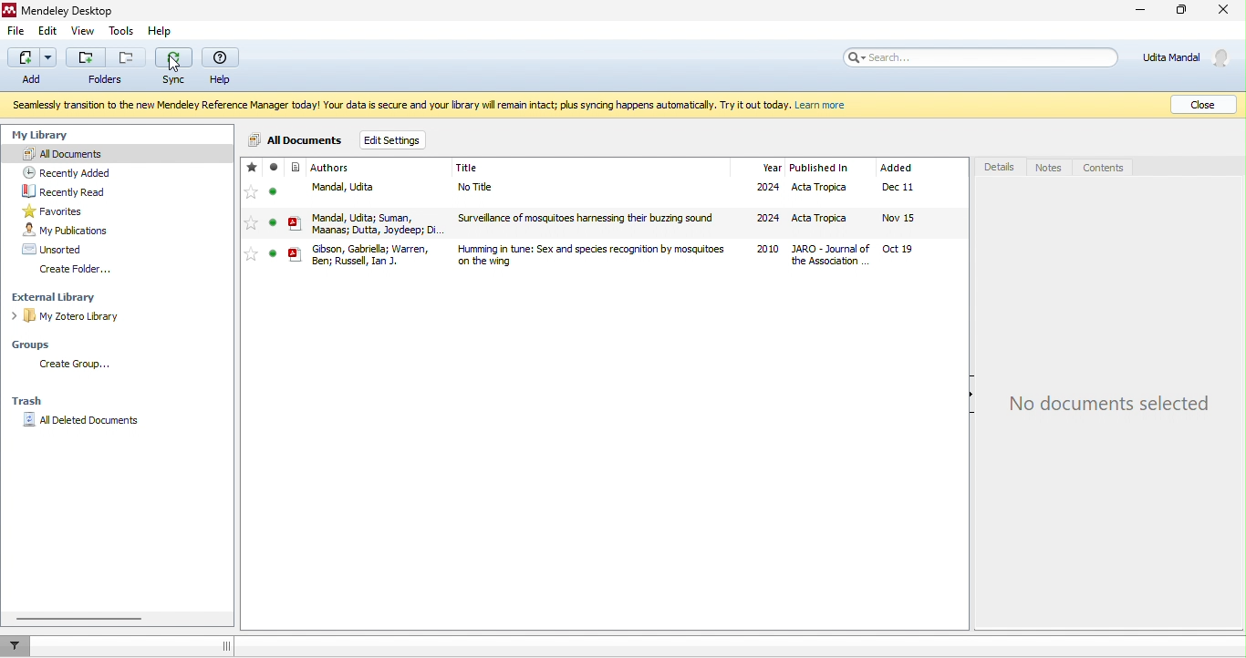 The image size is (1246, 658). Describe the element at coordinates (88, 421) in the screenshot. I see `all deleted documents` at that location.